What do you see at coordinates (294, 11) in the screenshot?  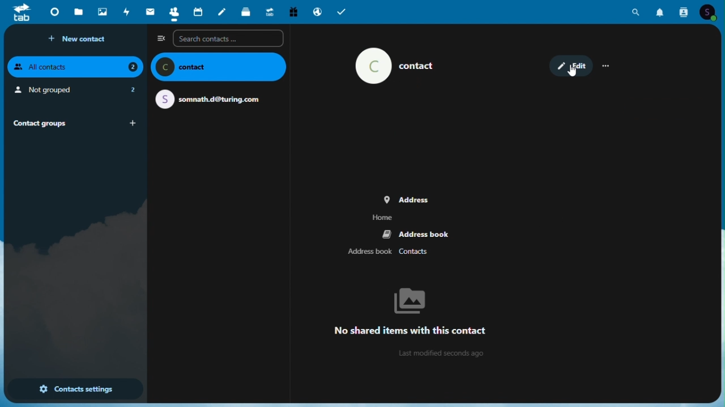 I see `free trial` at bounding box center [294, 11].